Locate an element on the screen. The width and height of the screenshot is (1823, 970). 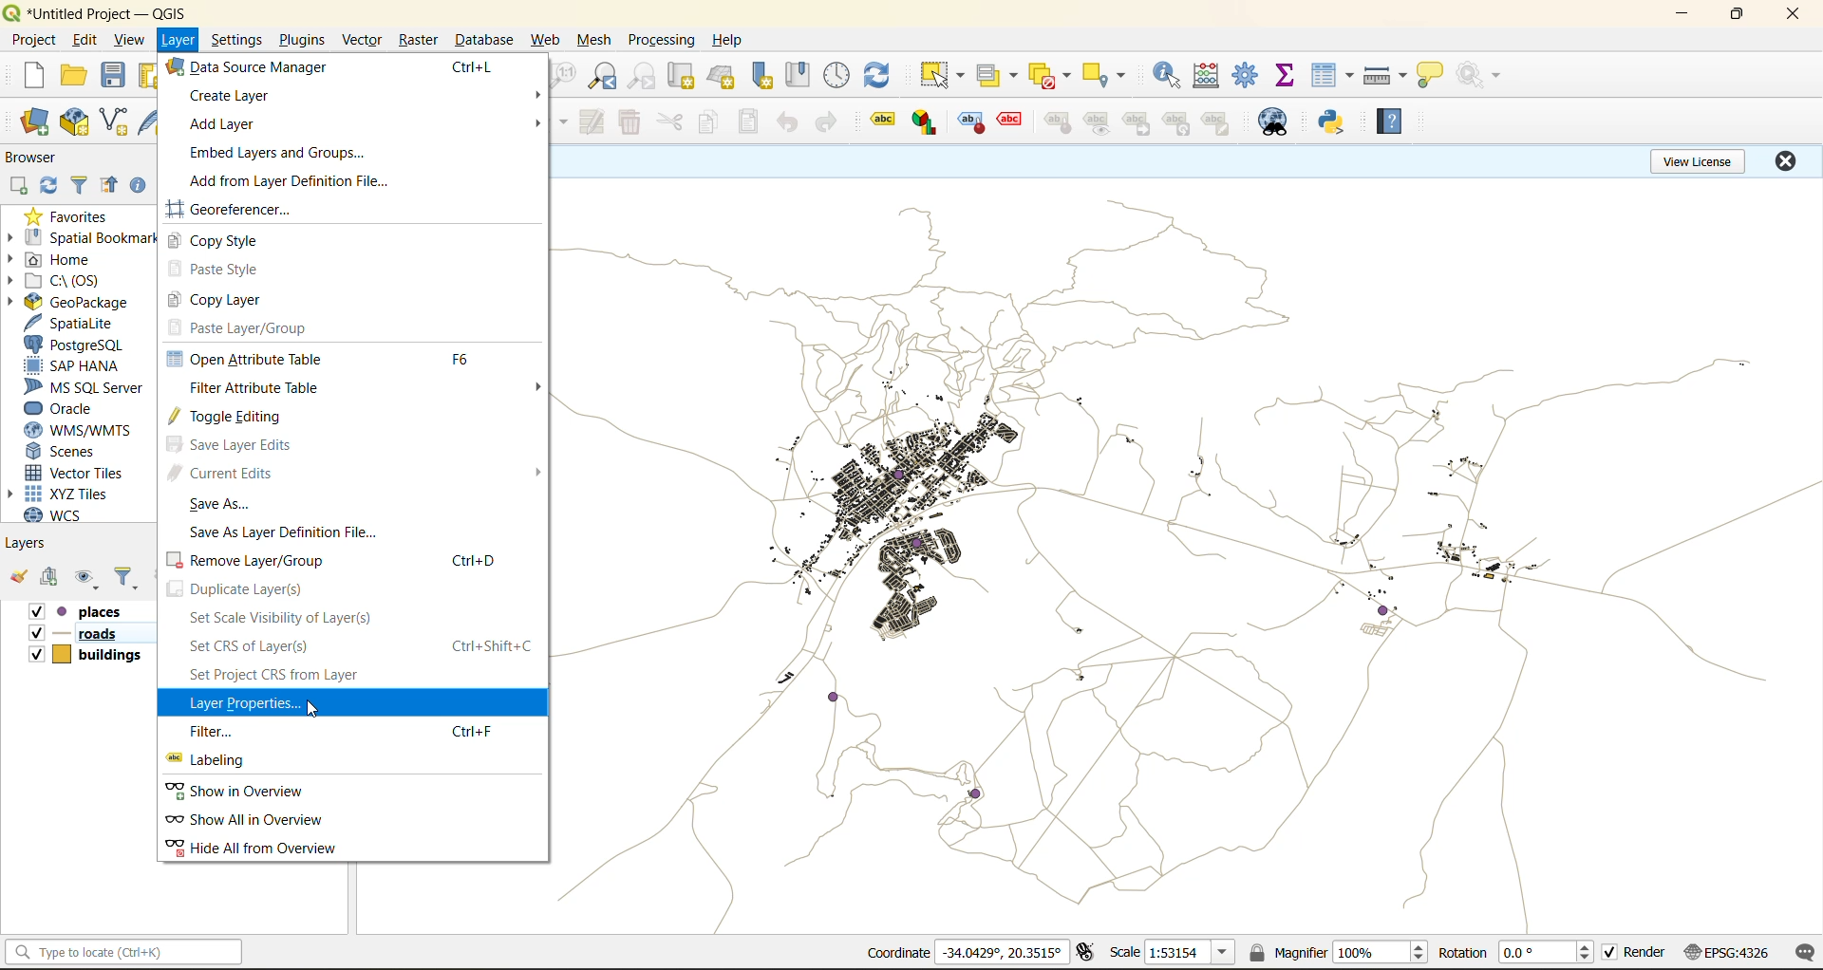
zoom next is located at coordinates (643, 79).